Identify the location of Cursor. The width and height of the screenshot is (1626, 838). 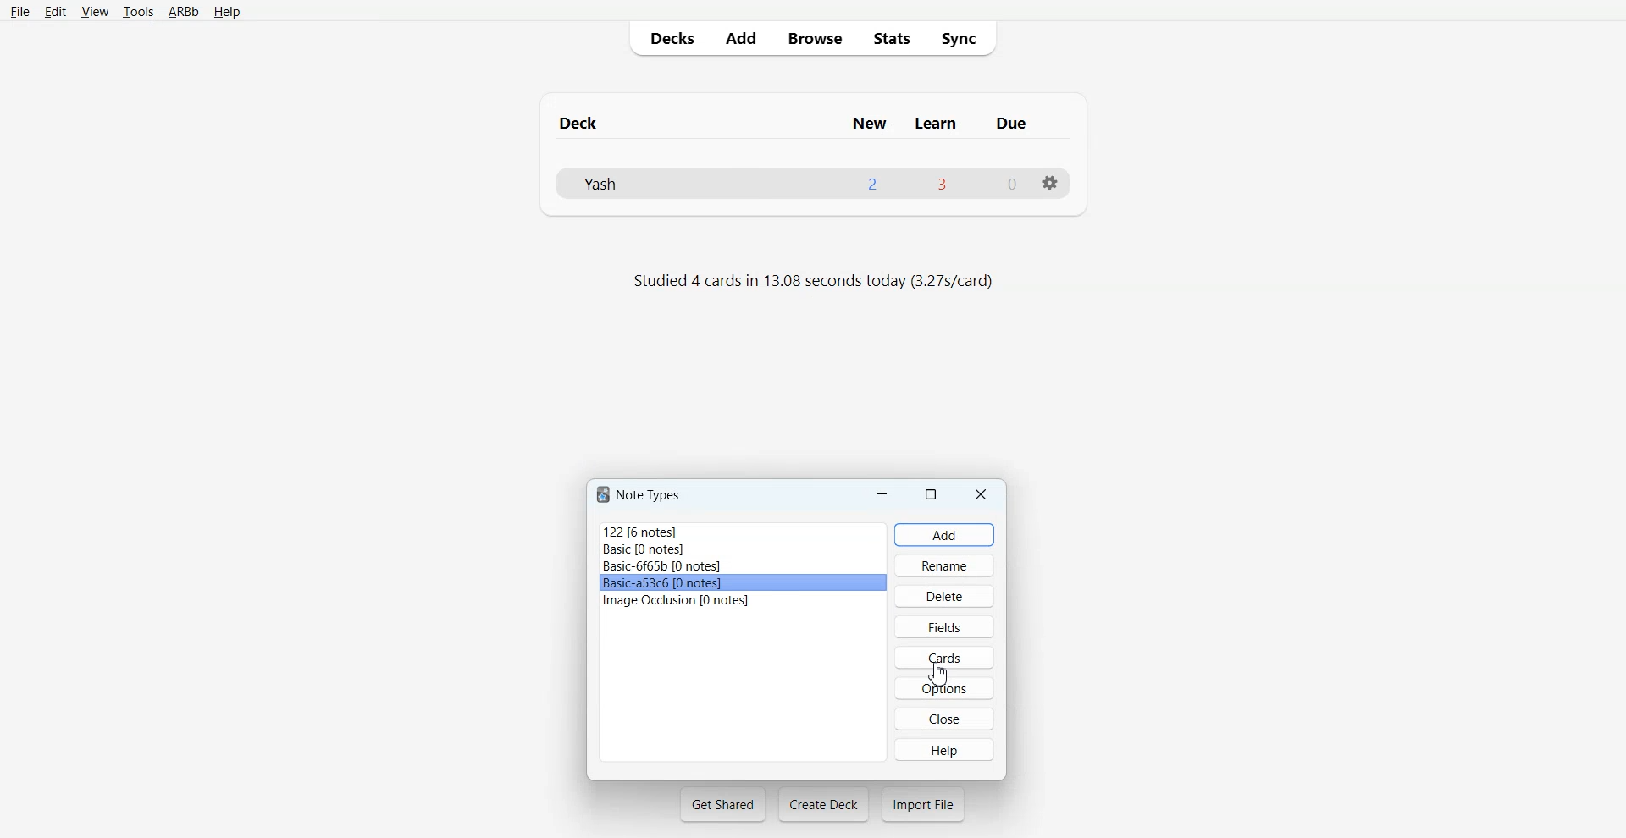
(941, 674).